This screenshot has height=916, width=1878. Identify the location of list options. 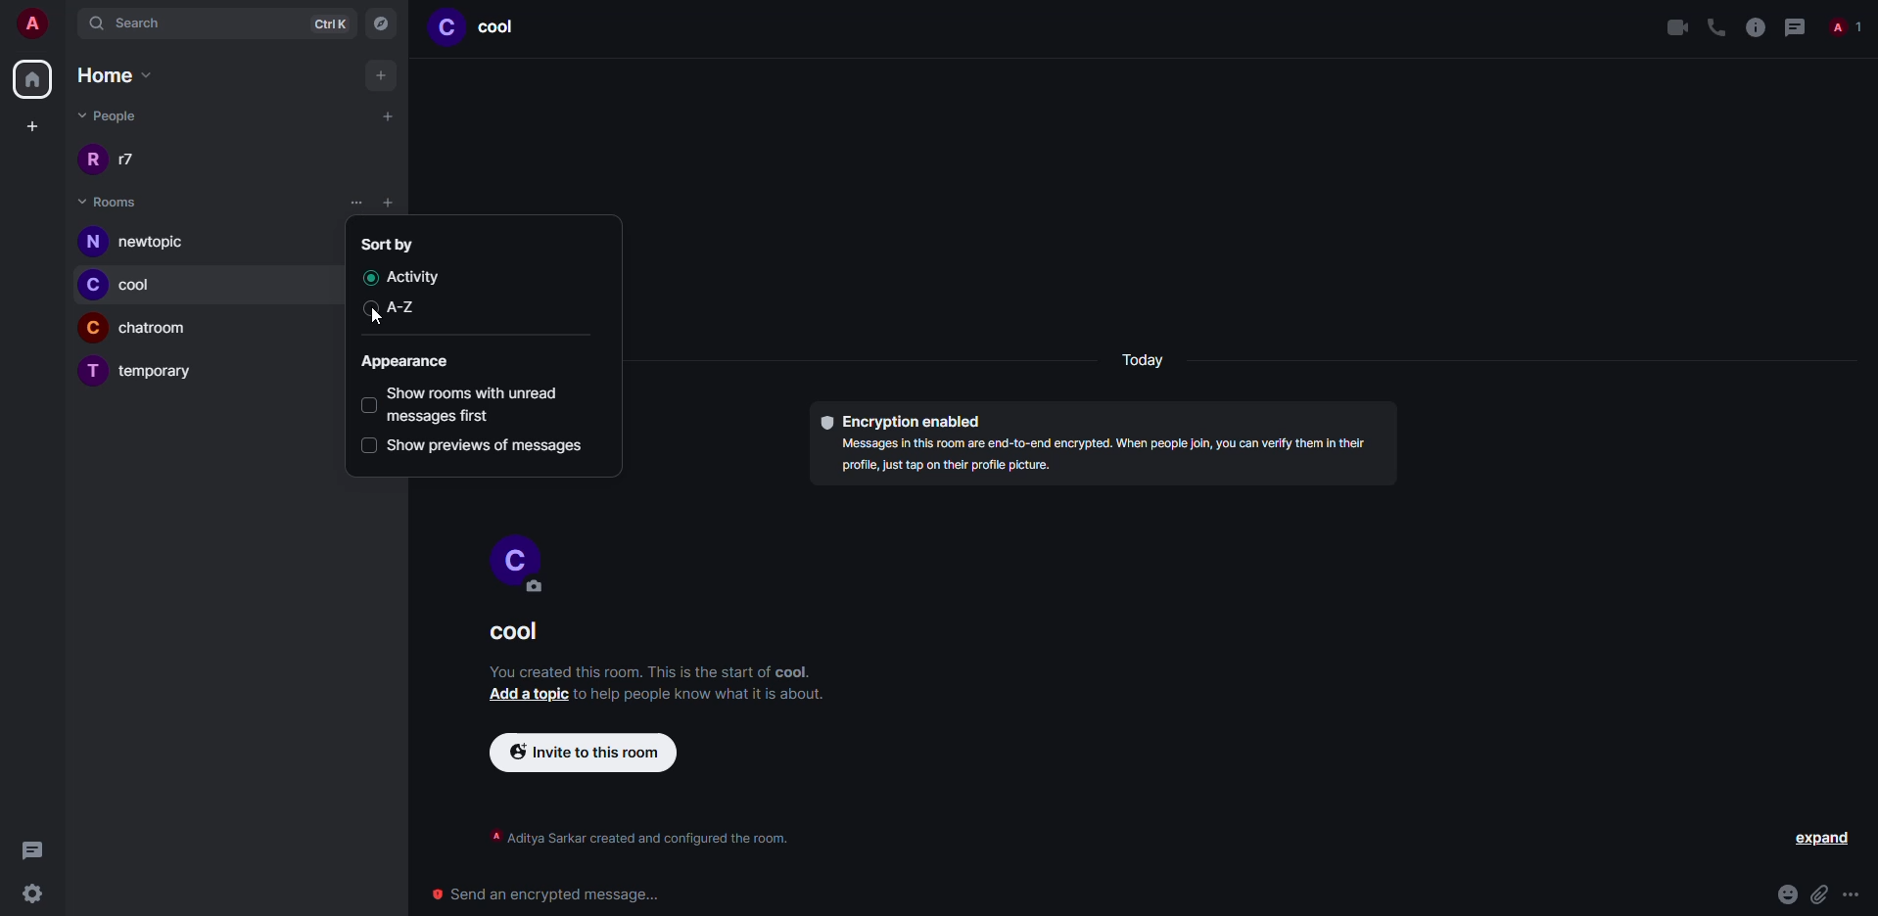
(395, 204).